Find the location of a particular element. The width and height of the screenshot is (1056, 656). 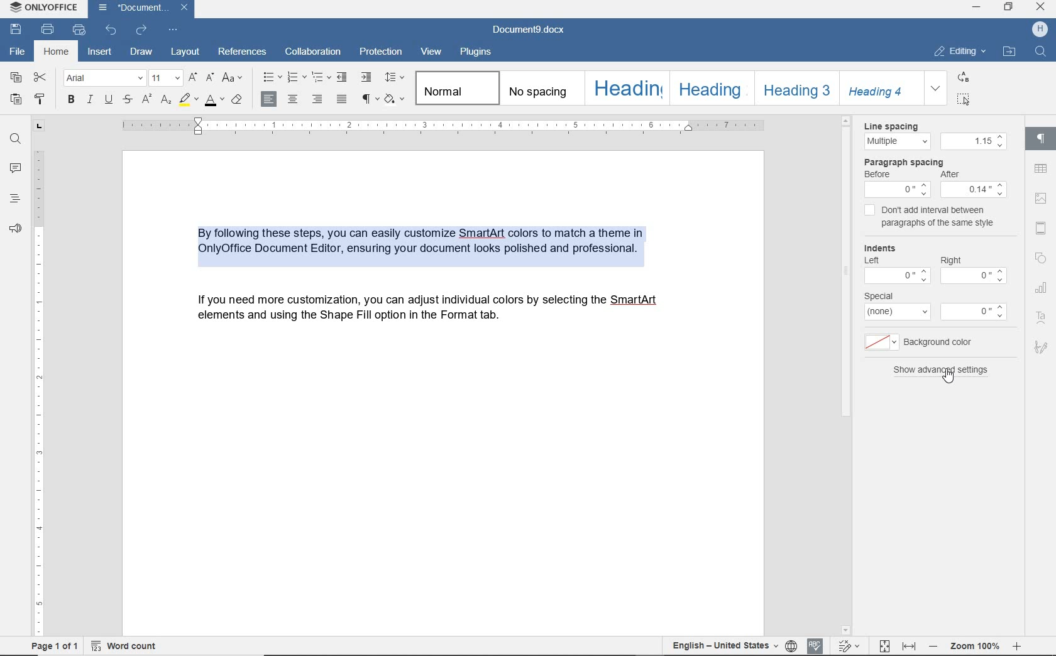

before is located at coordinates (879, 174).